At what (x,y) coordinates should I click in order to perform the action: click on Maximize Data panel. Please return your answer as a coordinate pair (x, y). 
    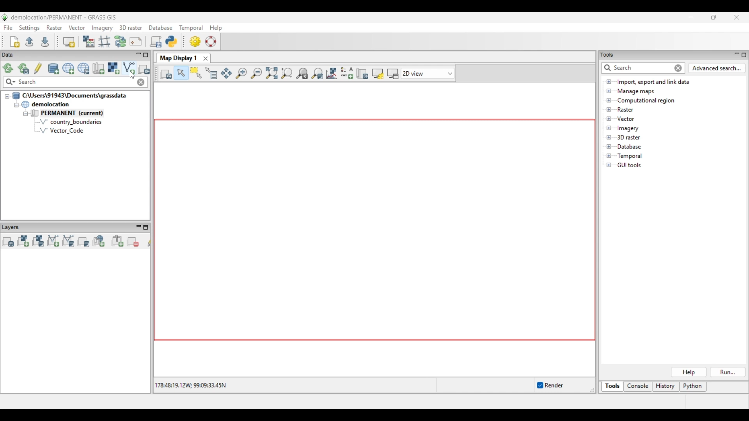
    Looking at the image, I should click on (146, 55).